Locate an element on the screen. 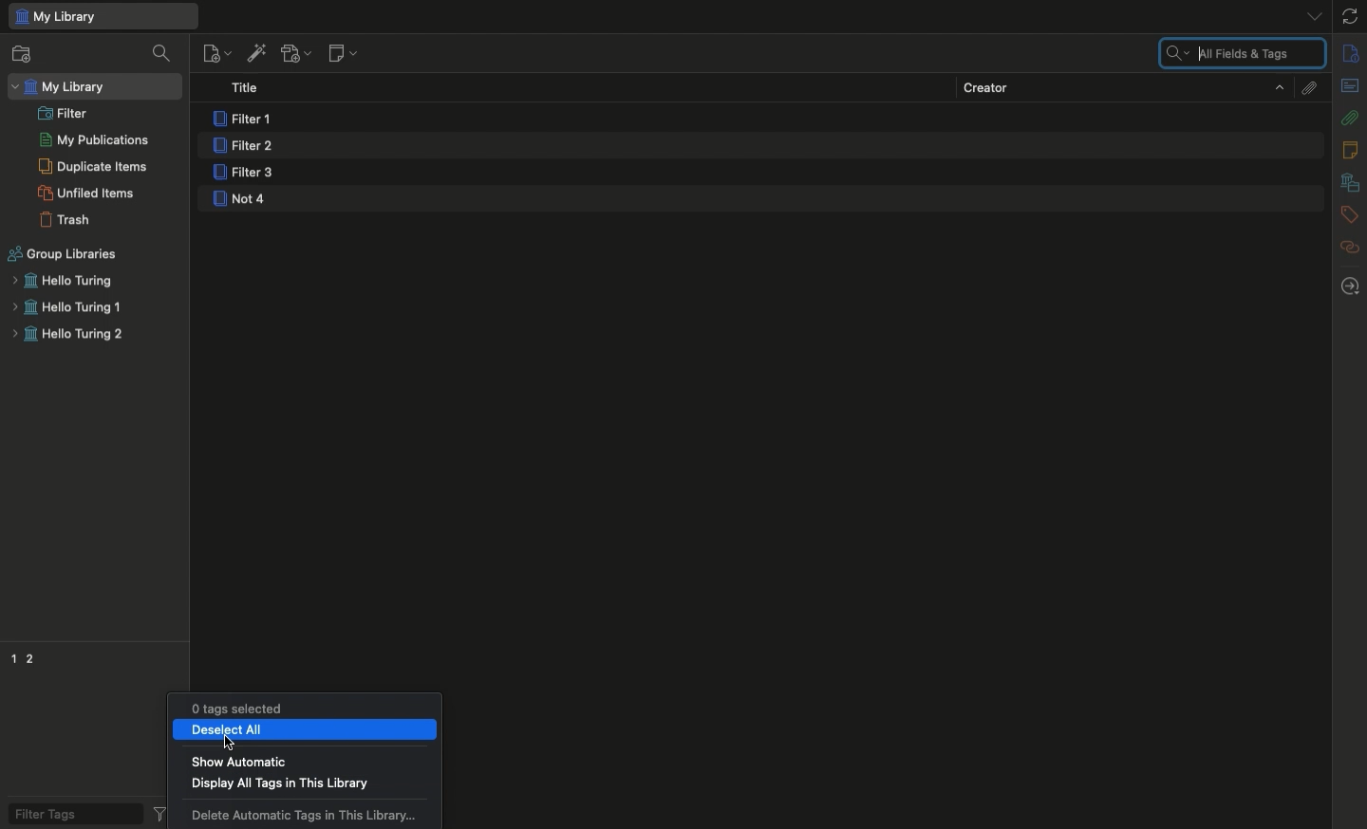 The width and height of the screenshot is (1367, 829). 0 tags selected is located at coordinates (230, 706).